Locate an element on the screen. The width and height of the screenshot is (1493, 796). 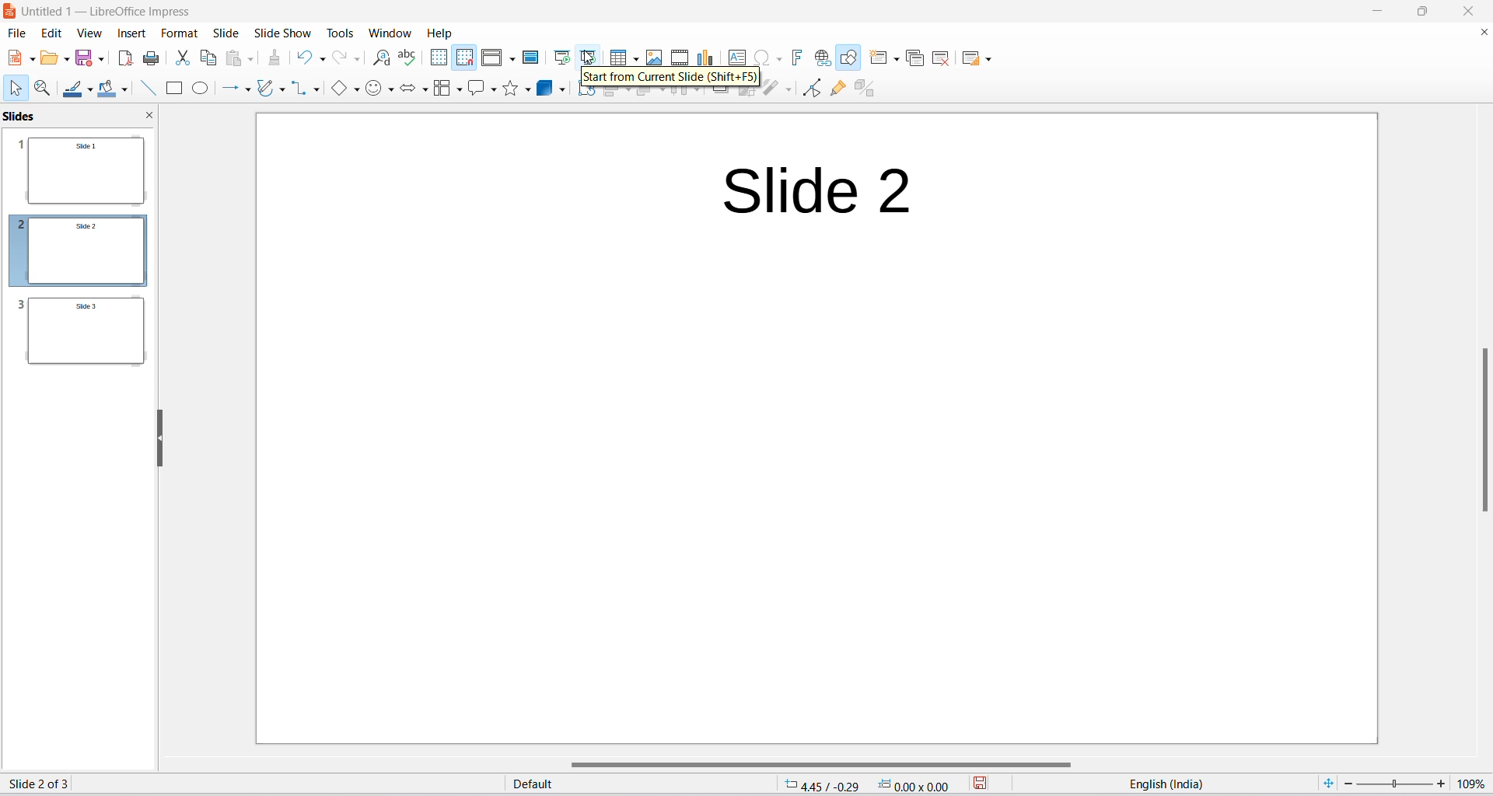
redo is located at coordinates (341, 60).